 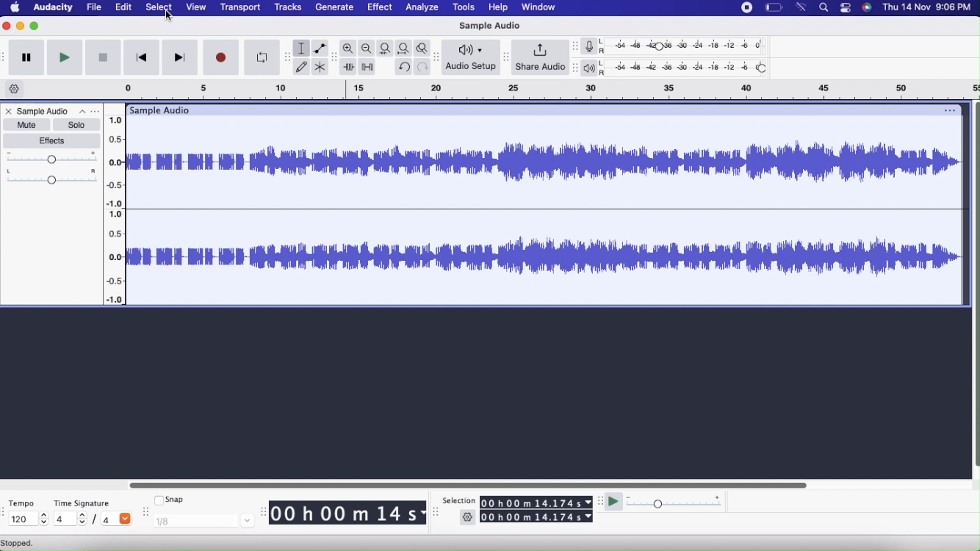 What do you see at coordinates (115, 207) in the screenshot?
I see `Slider` at bounding box center [115, 207].